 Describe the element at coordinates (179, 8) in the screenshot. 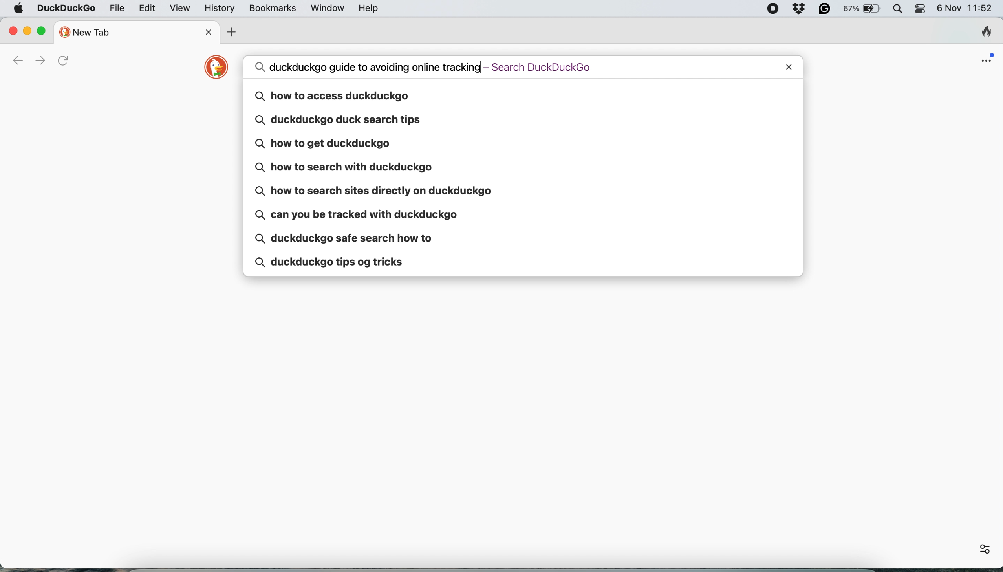

I see `view` at that location.